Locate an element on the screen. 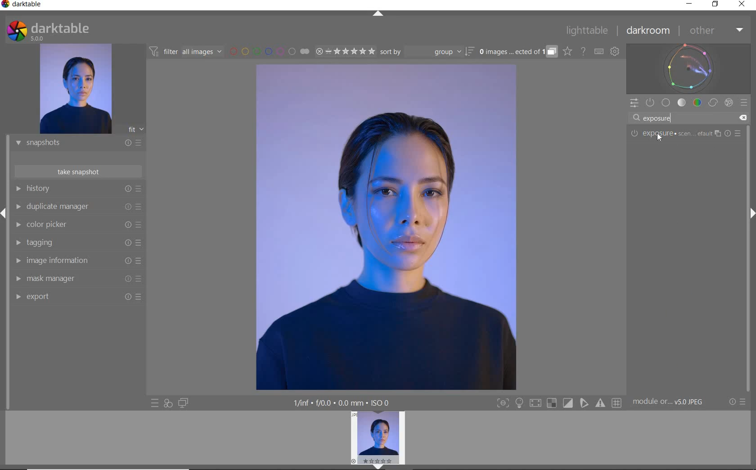 The width and height of the screenshot is (756, 470). Button is located at coordinates (503, 404).